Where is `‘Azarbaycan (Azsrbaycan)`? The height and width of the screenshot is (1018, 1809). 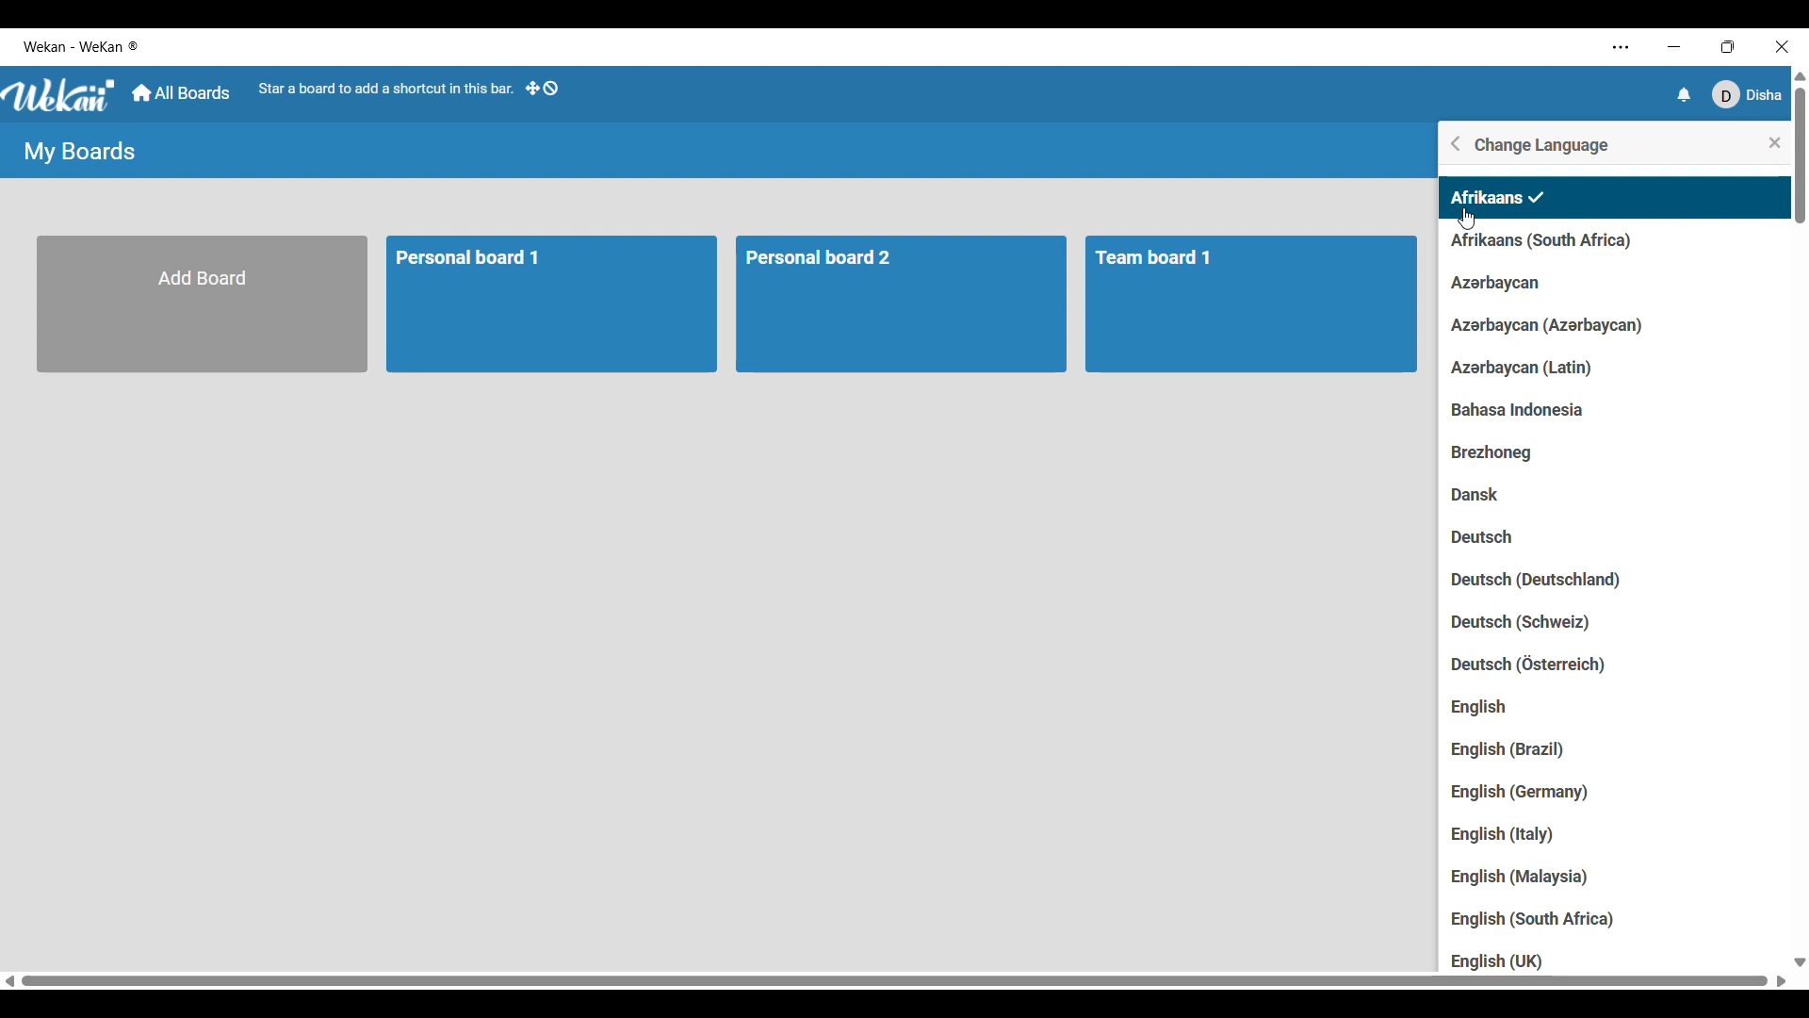
‘Azarbaycan (Azsrbaycan) is located at coordinates (1548, 323).